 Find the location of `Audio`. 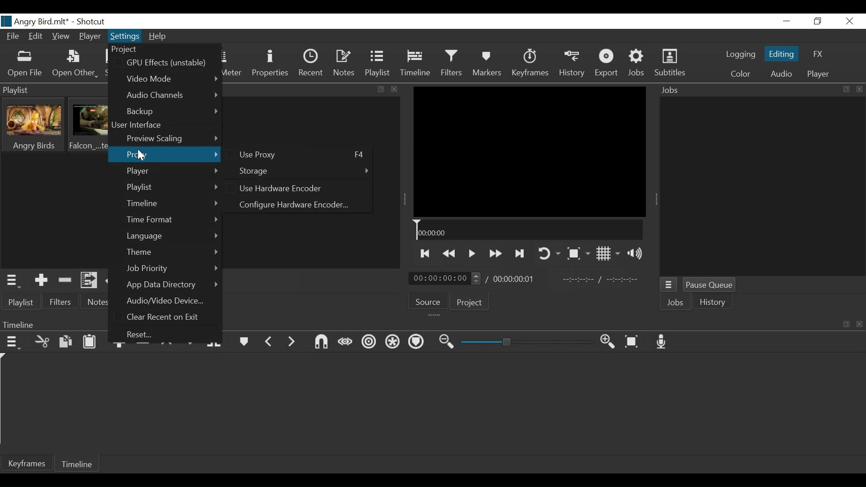

Audio is located at coordinates (783, 74).